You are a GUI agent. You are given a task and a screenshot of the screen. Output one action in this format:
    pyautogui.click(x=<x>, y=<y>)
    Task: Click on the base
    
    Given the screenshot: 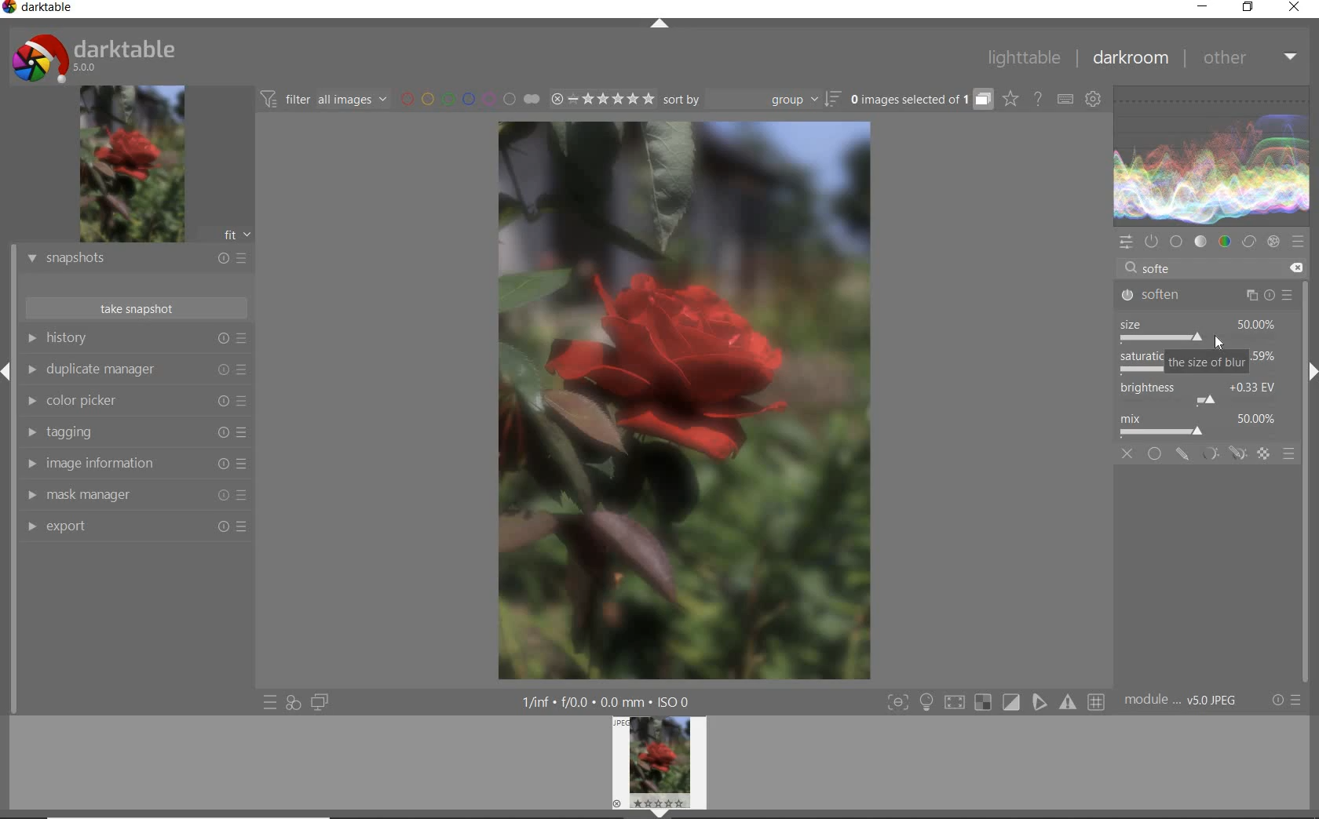 What is the action you would take?
    pyautogui.click(x=1175, y=241)
    